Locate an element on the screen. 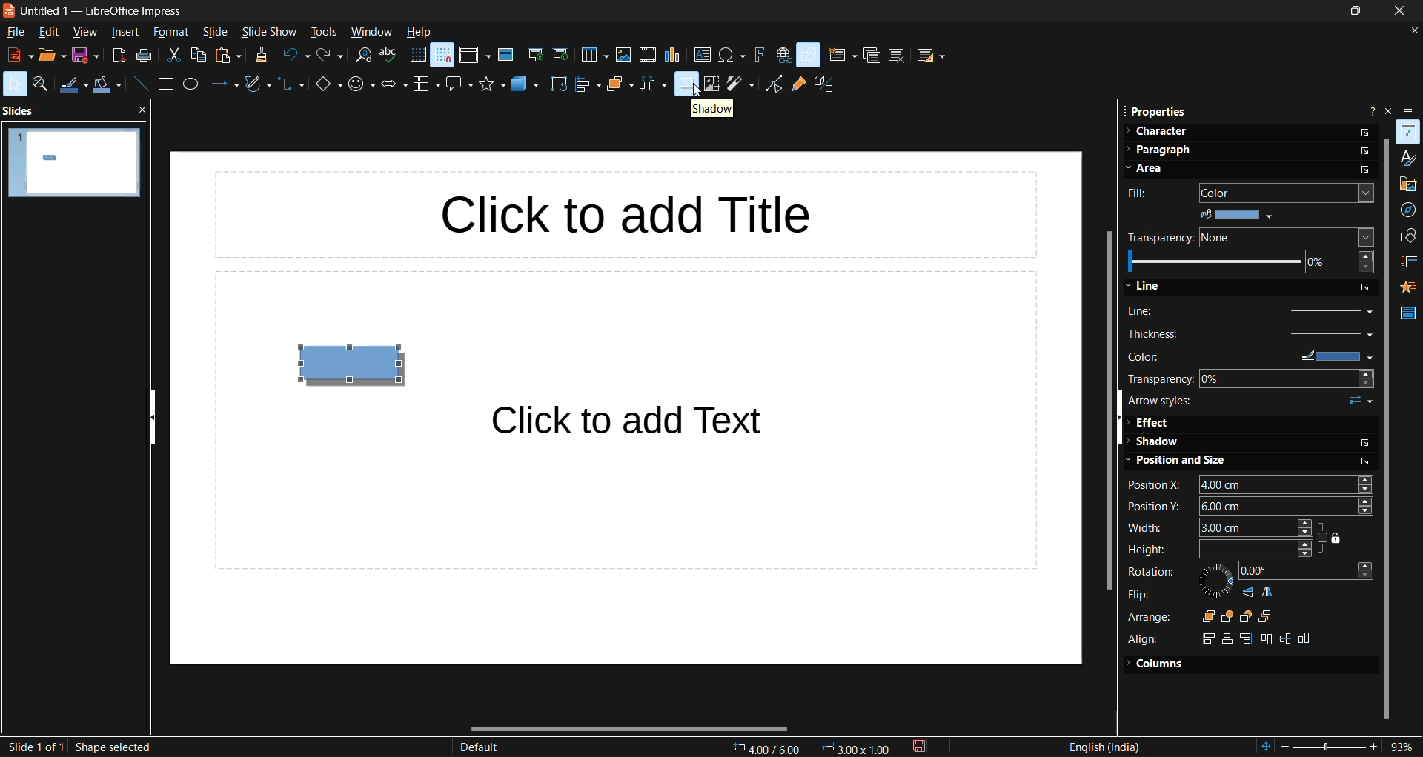 Image resolution: width=1423 pixels, height=757 pixels. more options is located at coordinates (1367, 287).